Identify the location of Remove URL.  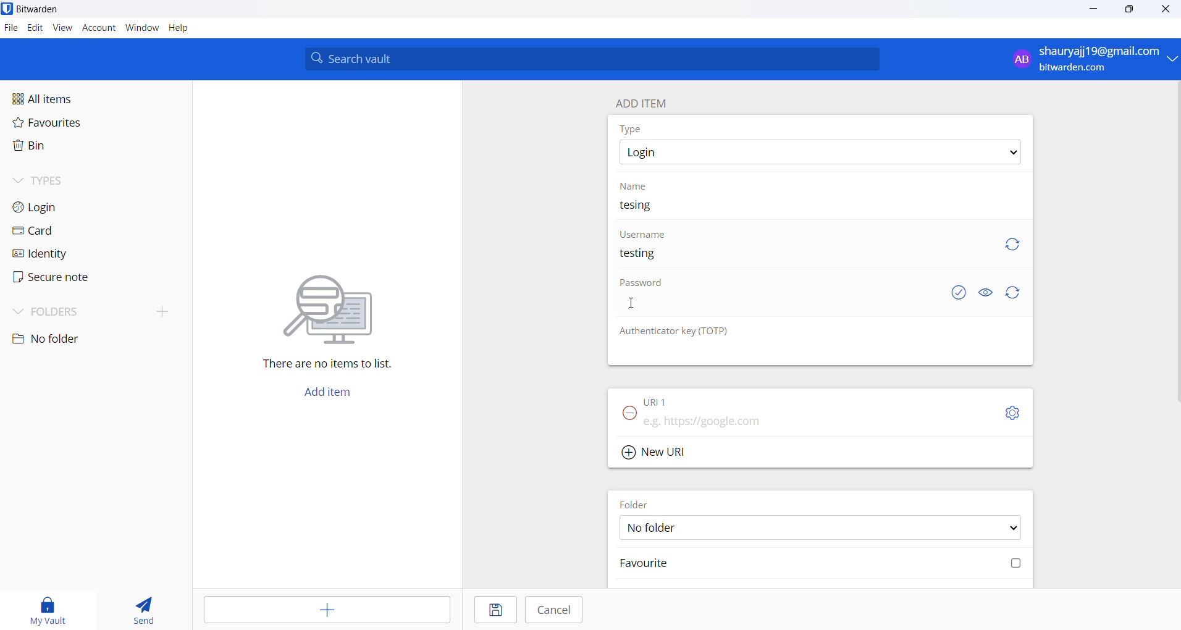
(626, 417).